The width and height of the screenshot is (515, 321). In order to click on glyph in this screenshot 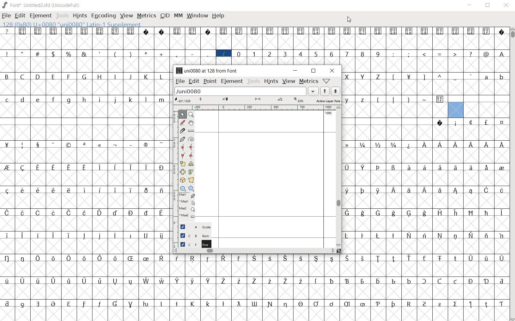, I will do `click(115, 190)`.